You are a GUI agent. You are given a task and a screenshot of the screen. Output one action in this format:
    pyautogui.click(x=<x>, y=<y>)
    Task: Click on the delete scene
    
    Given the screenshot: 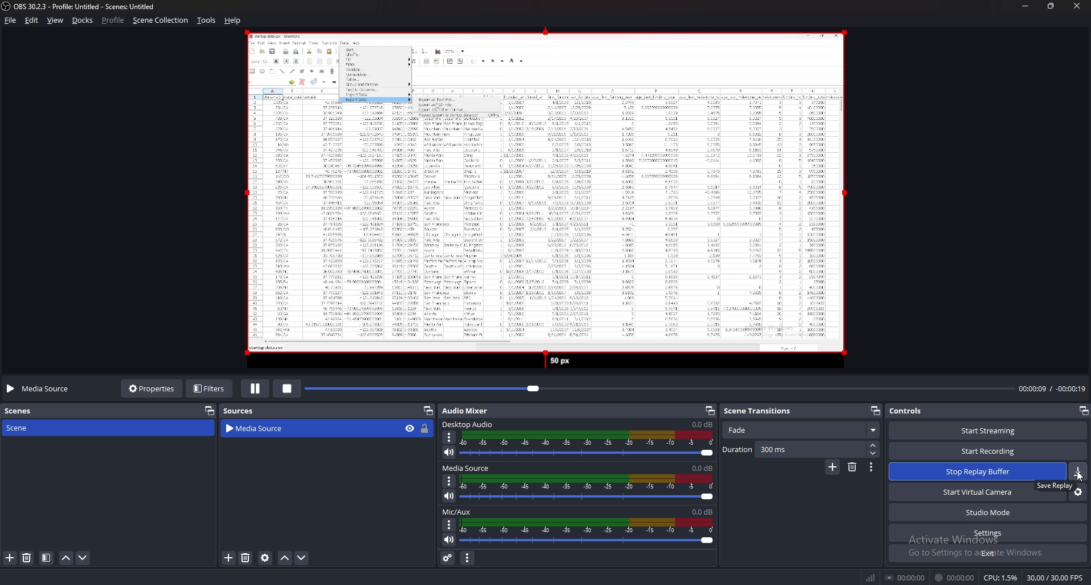 What is the action you would take?
    pyautogui.click(x=27, y=557)
    